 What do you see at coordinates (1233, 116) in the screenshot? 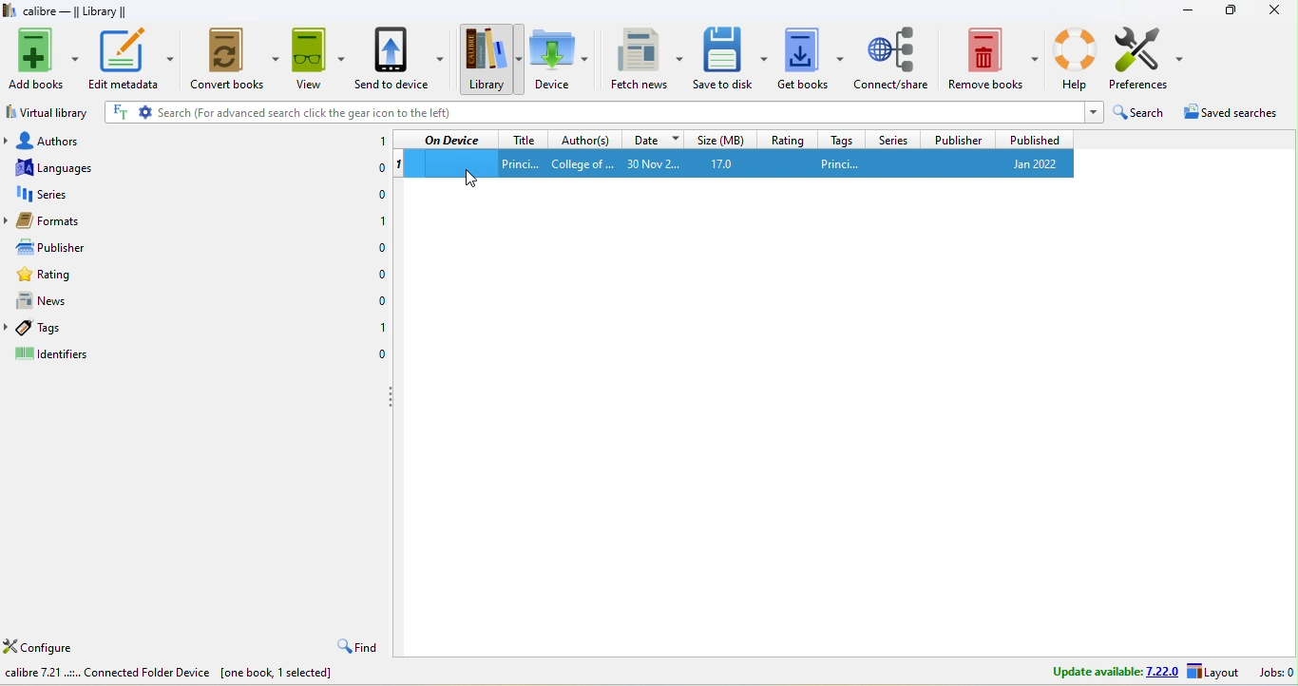
I see `saved searches` at bounding box center [1233, 116].